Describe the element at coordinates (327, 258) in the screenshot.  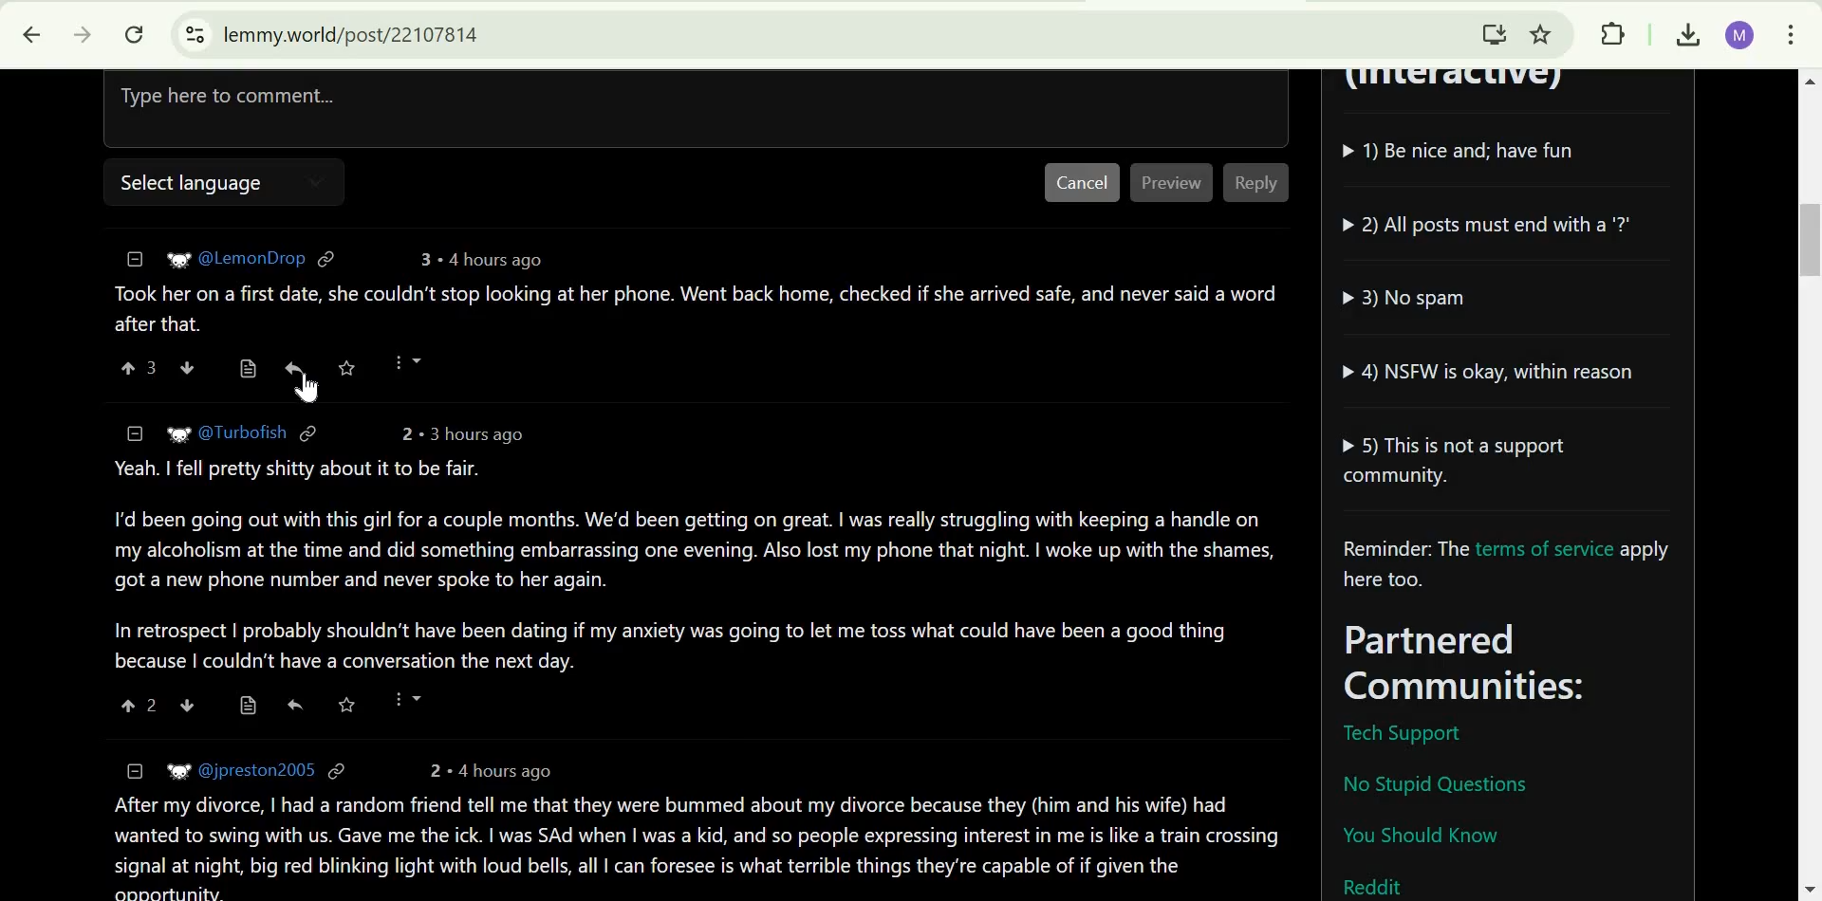
I see `link` at that location.